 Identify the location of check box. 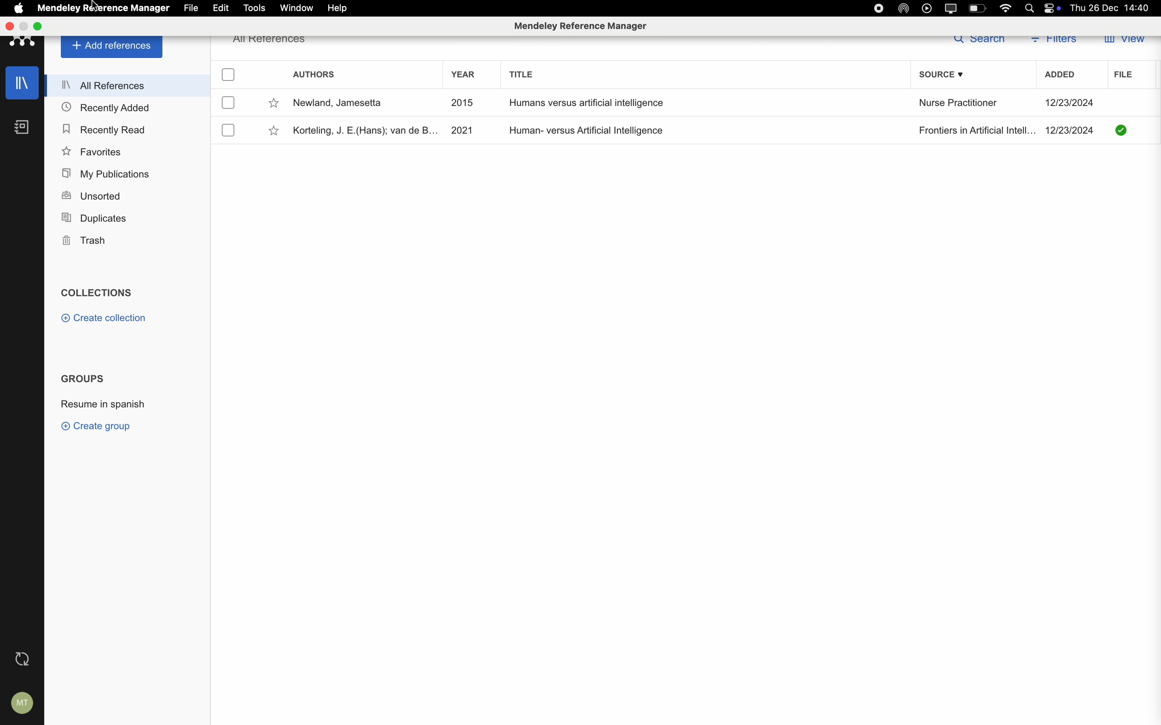
(229, 75).